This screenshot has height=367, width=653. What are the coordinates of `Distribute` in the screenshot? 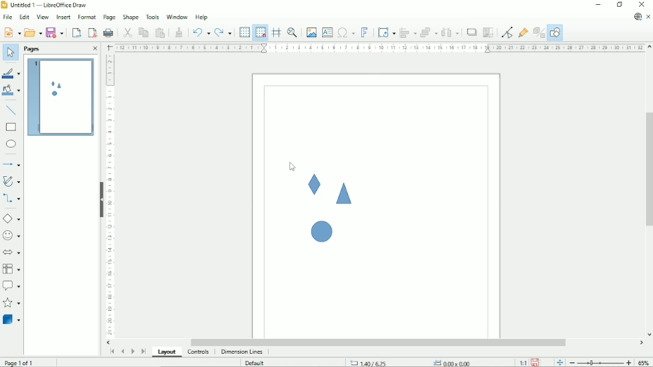 It's located at (450, 32).